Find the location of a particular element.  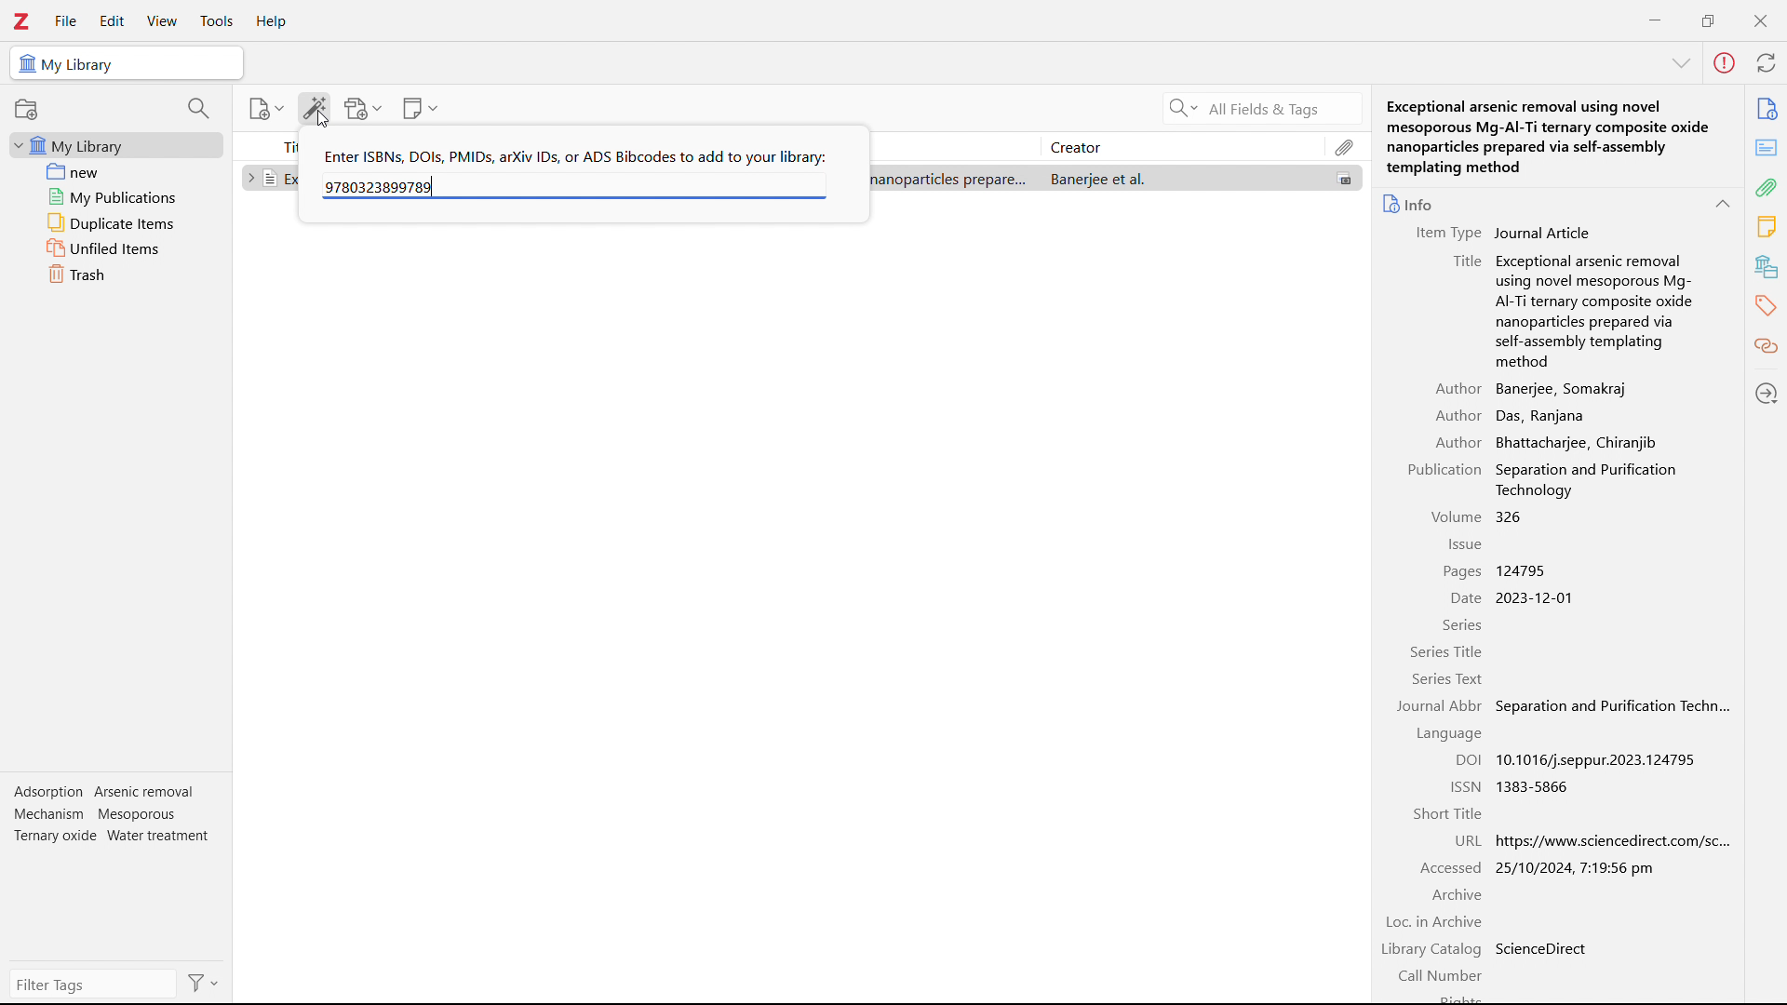

Language is located at coordinates (1443, 734).